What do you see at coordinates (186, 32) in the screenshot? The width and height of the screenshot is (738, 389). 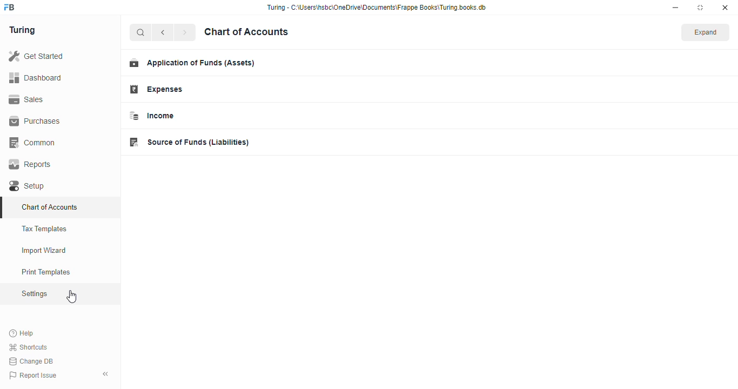 I see `next` at bounding box center [186, 32].